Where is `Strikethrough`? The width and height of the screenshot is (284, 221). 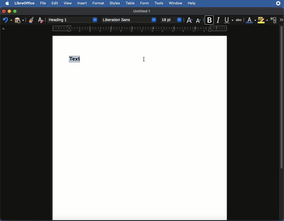
Strikethrough is located at coordinates (239, 20).